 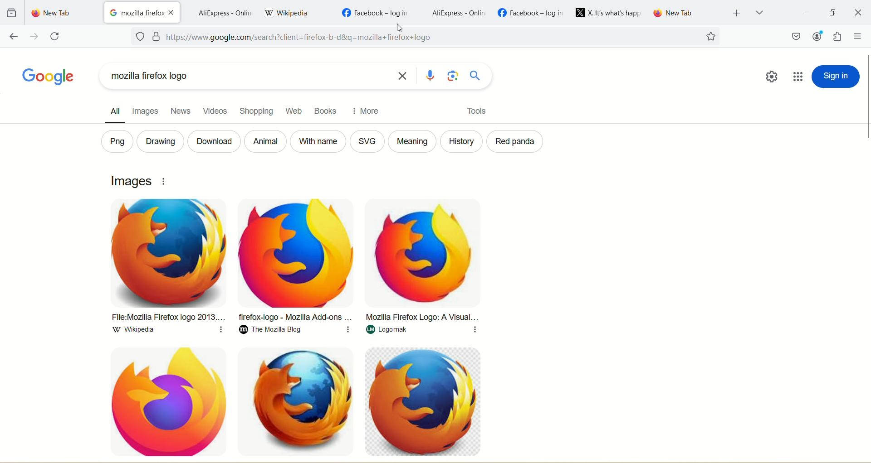 I want to click on File: Mozila Firefox logo 2013 Wikipedia, so click(x=165, y=318).